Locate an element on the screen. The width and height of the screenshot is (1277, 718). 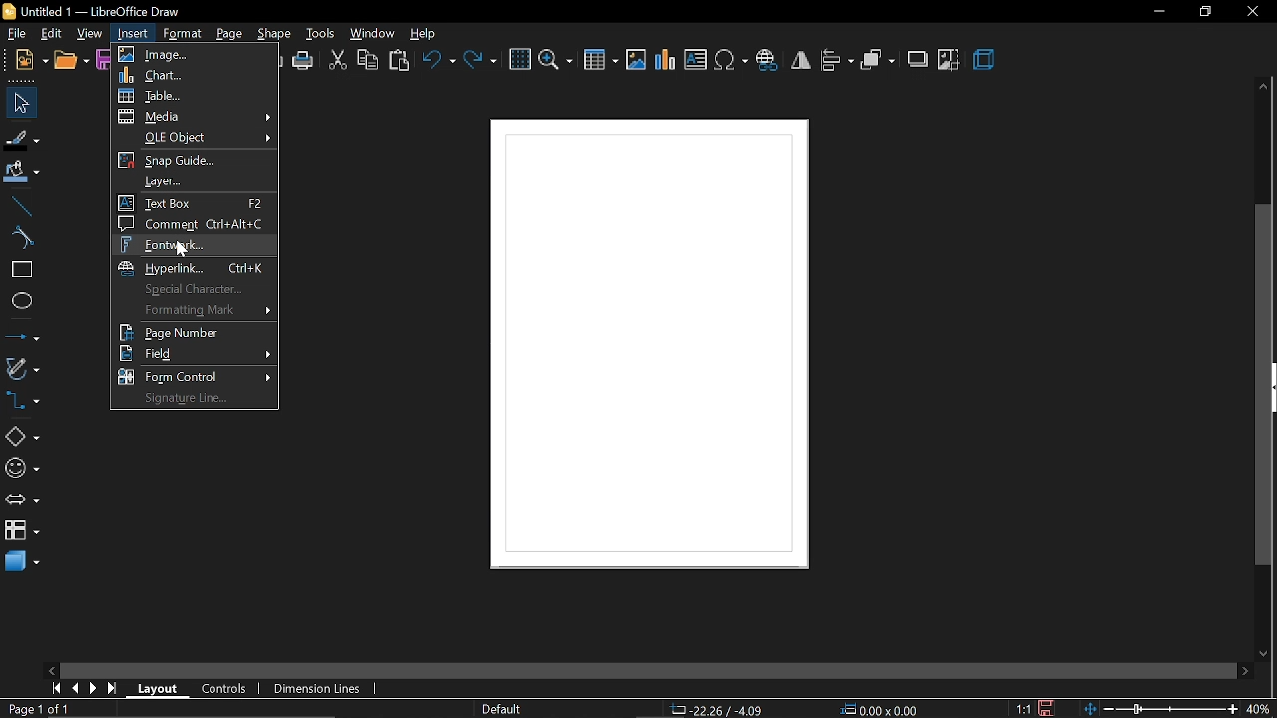
formatting mark is located at coordinates (192, 310).